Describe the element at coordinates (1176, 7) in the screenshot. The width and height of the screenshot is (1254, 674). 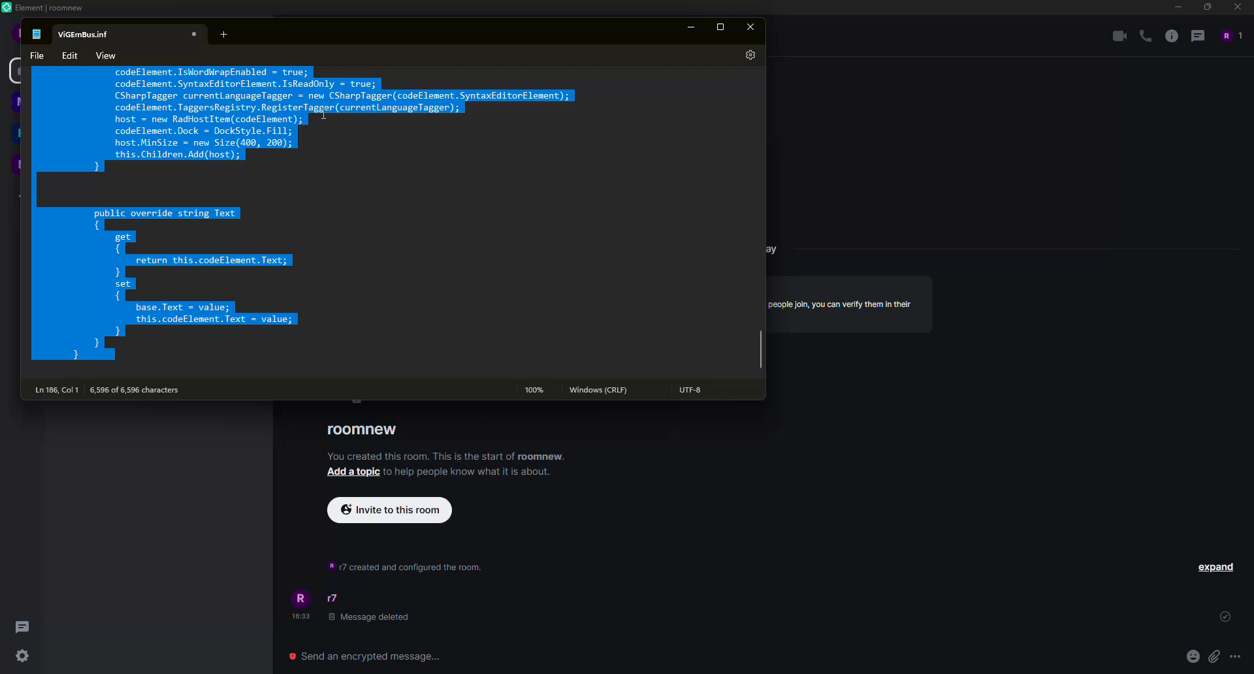
I see `minimize` at that location.